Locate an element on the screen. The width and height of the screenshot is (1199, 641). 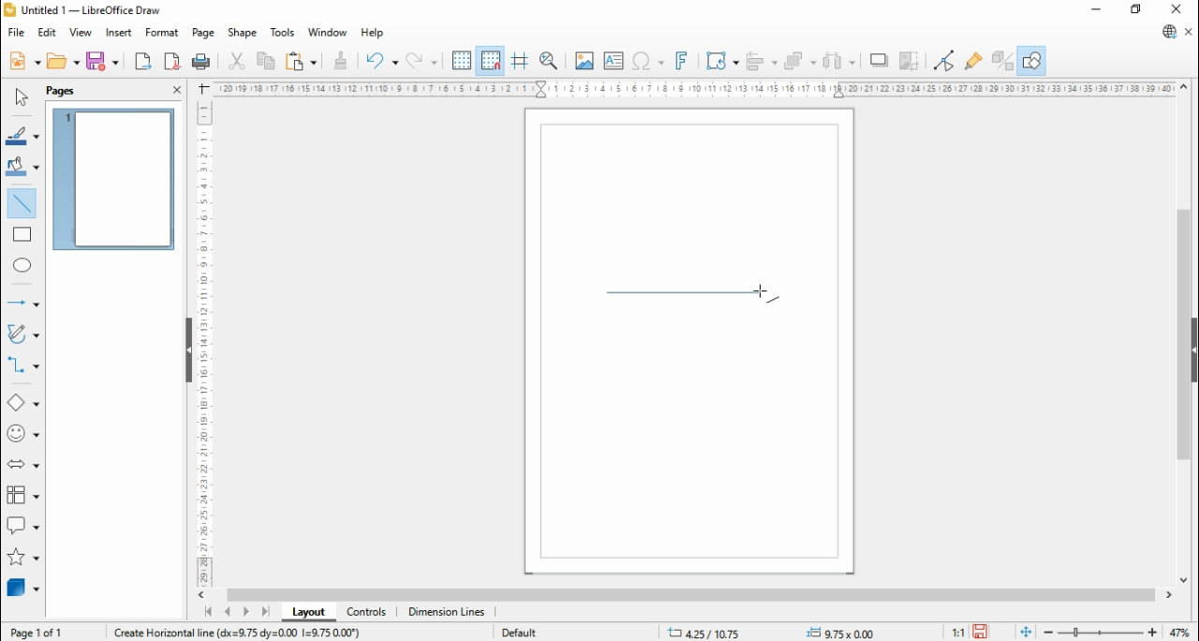
transformations is located at coordinates (721, 60).